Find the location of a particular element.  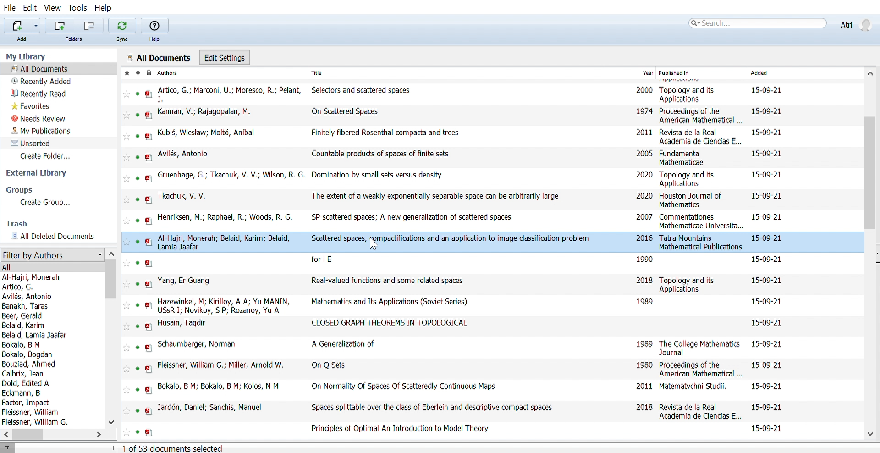

External Library is located at coordinates (40, 174).